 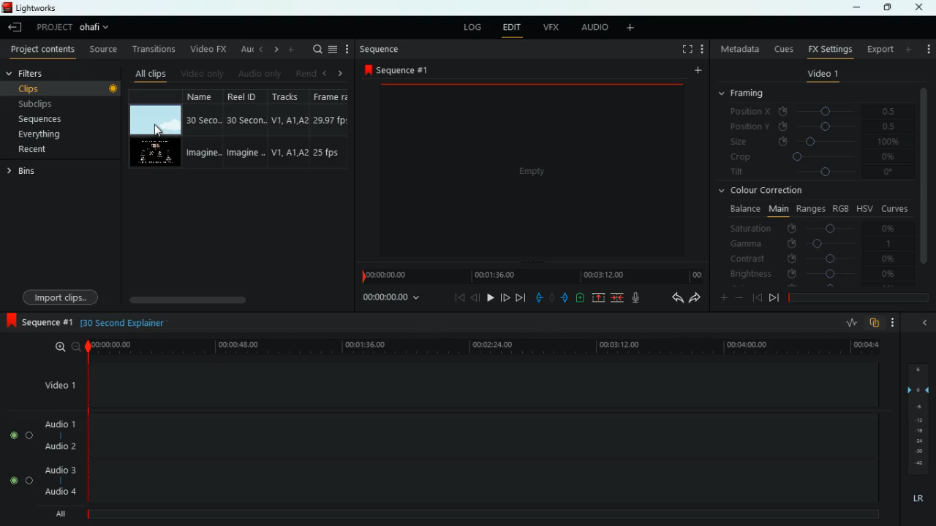 I want to click on left, so click(x=259, y=49).